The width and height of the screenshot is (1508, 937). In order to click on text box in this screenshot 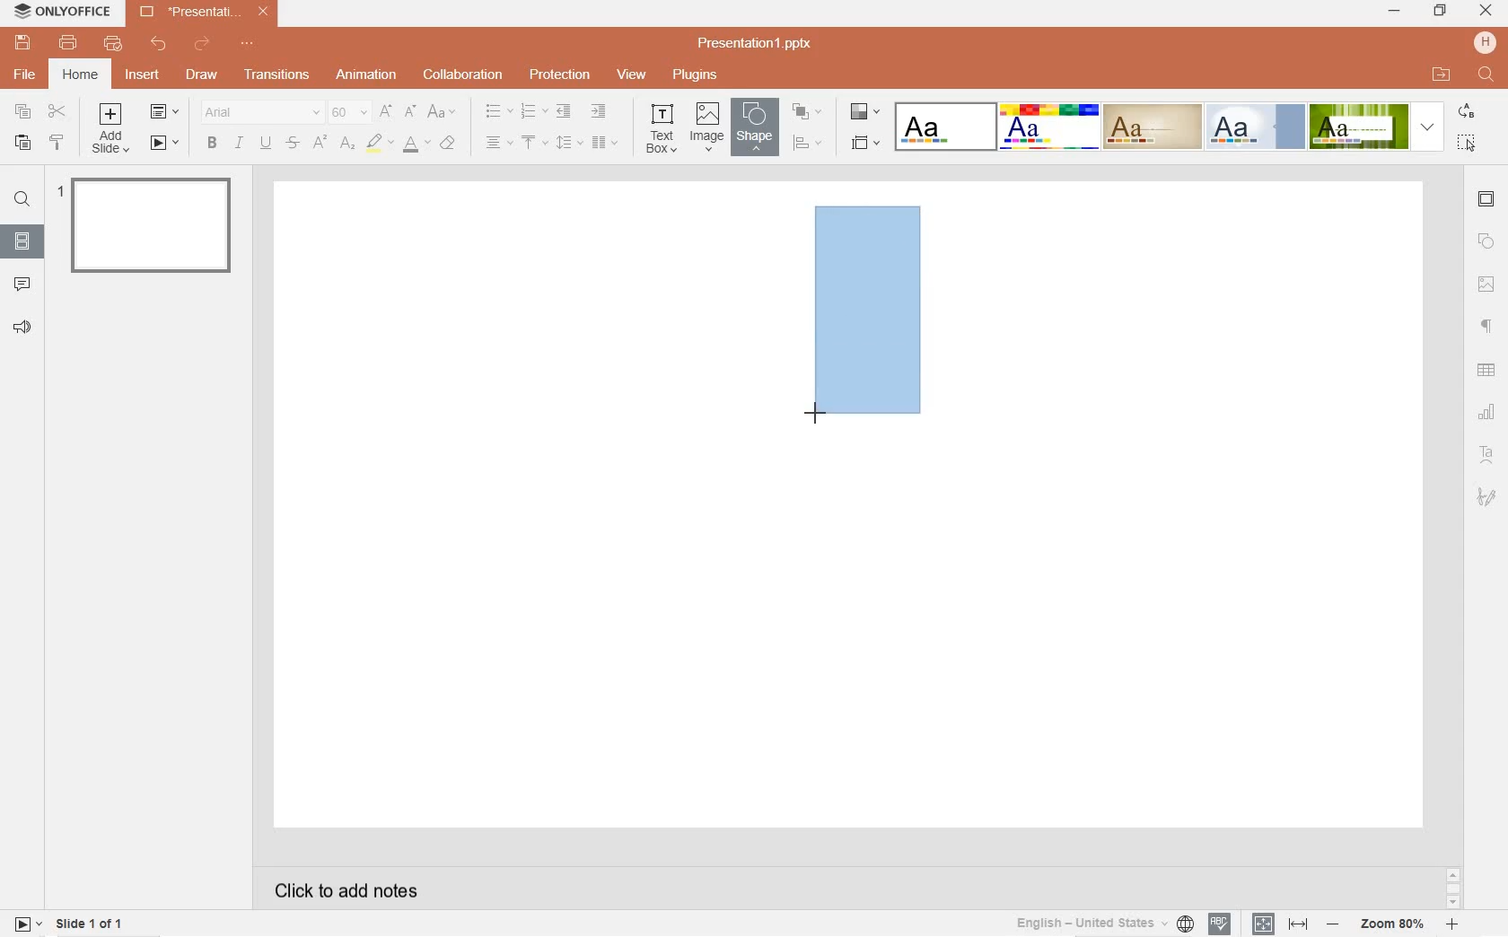, I will do `click(663, 127)`.